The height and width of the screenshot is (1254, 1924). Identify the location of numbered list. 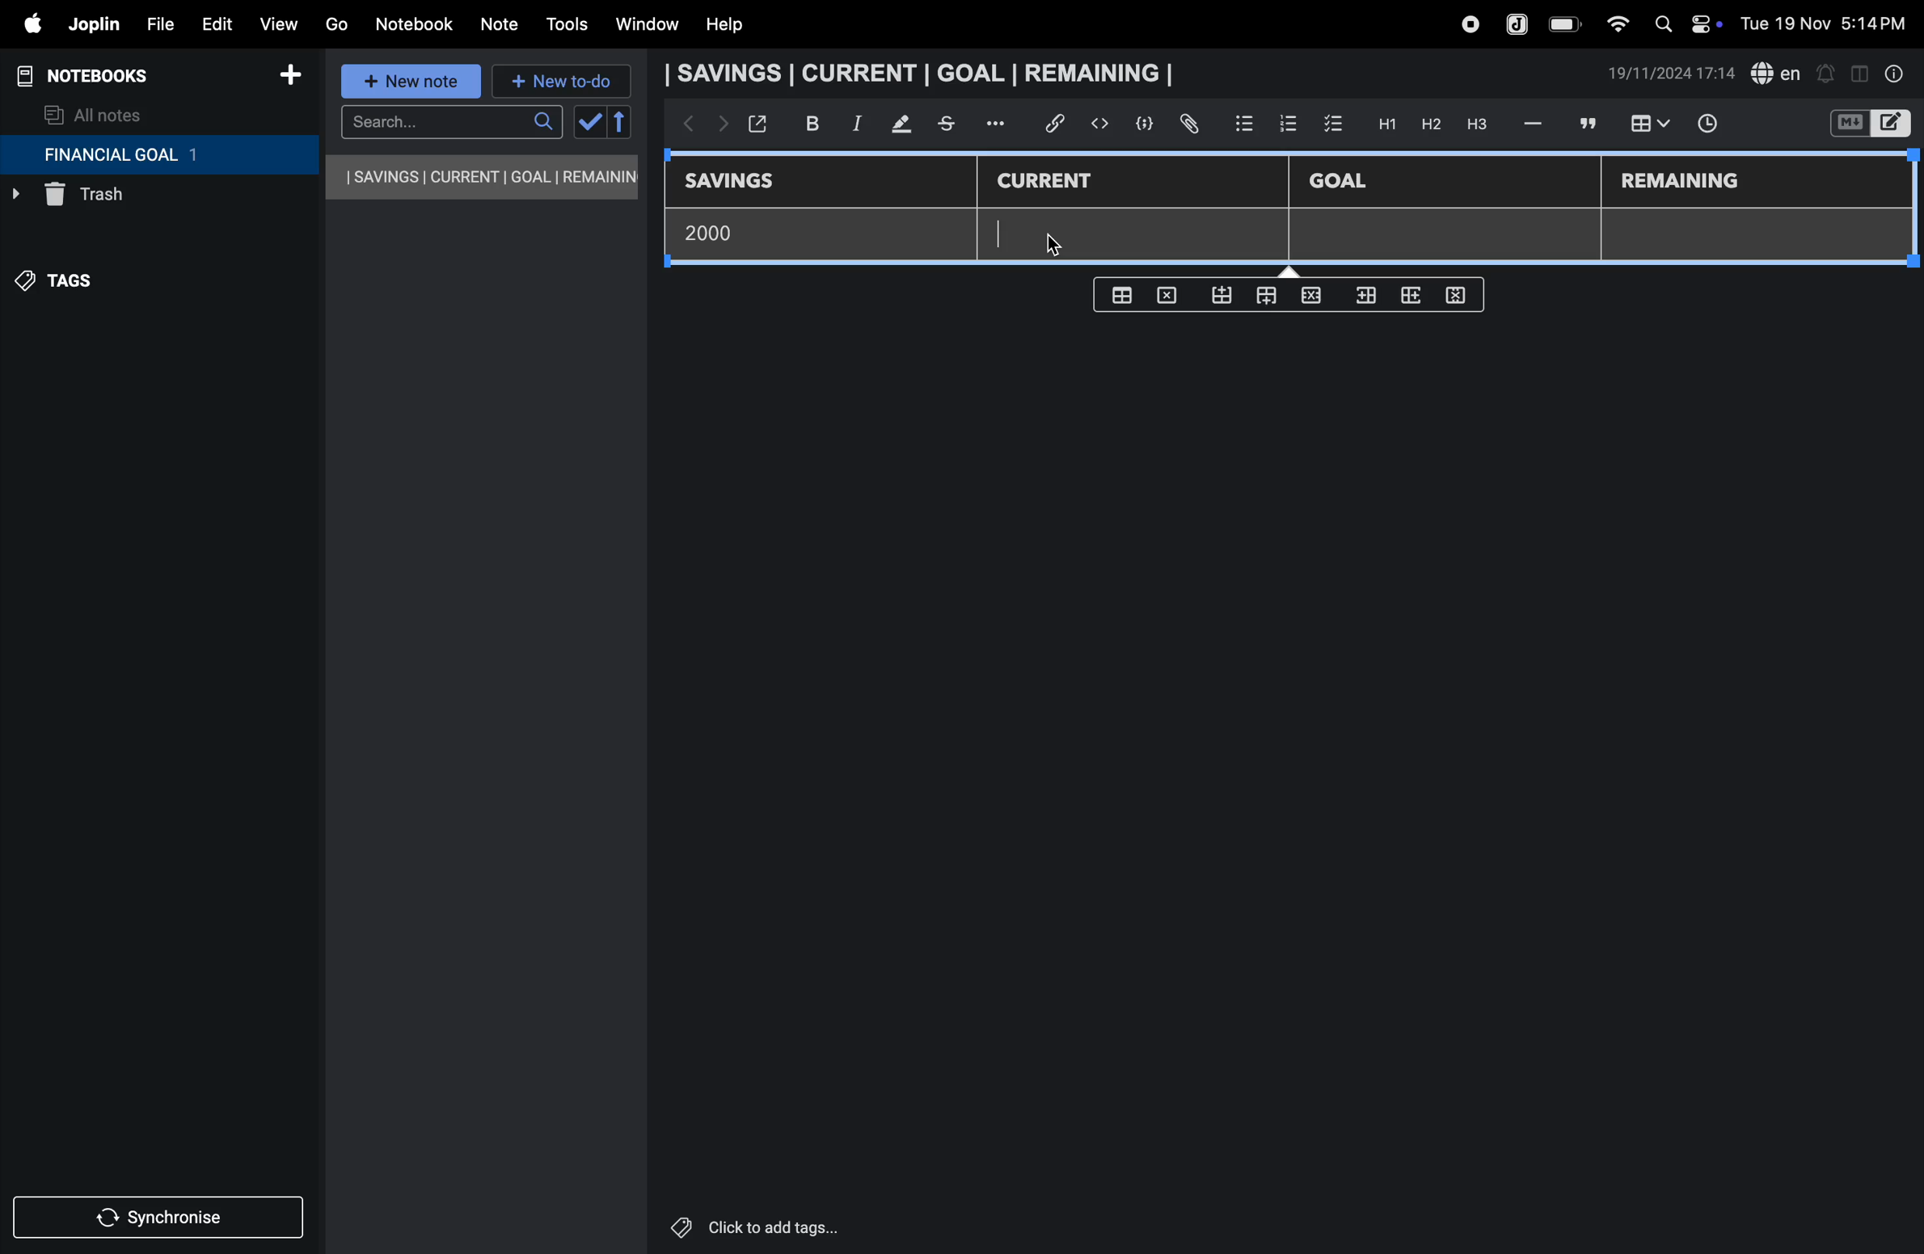
(1287, 123).